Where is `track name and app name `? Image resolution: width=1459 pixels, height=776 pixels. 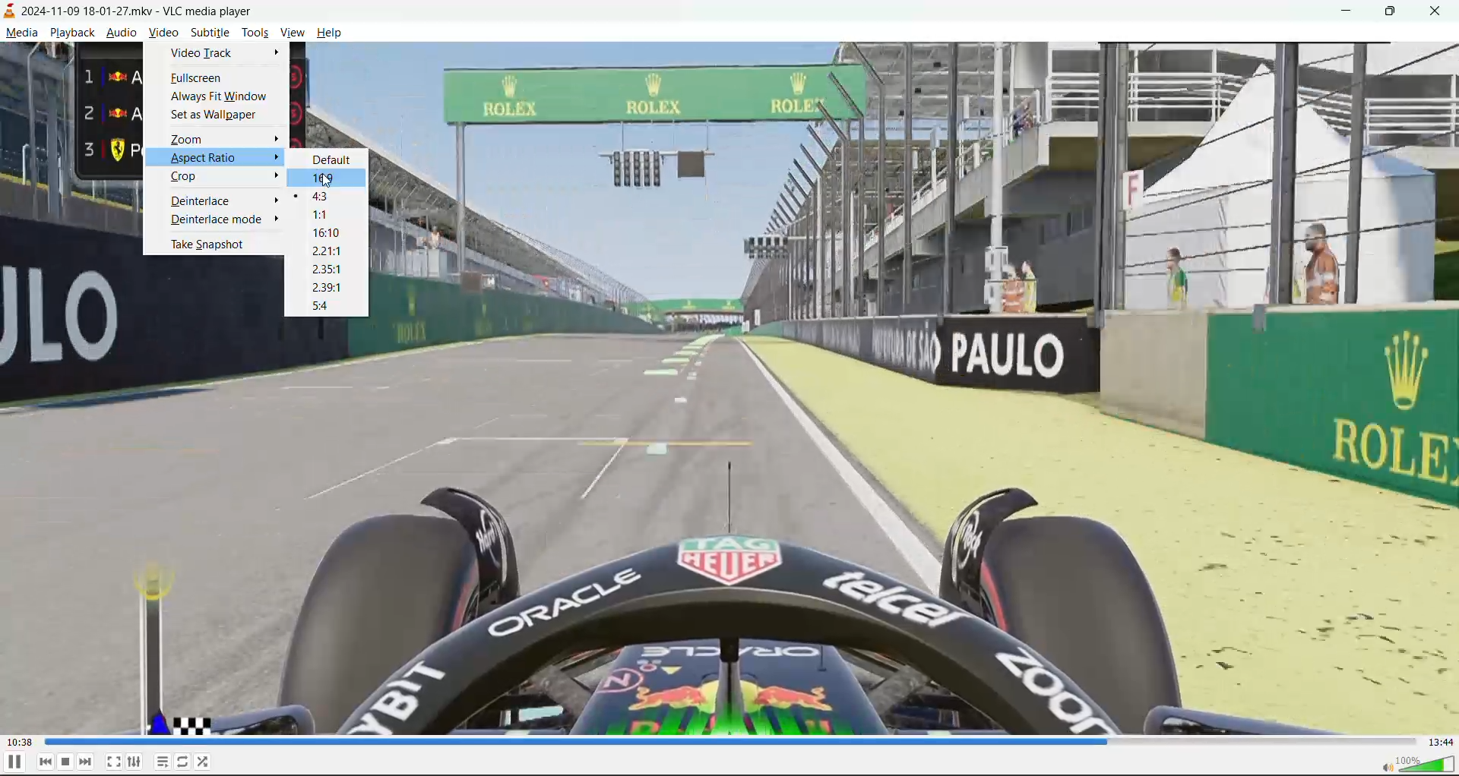
track name and app name  is located at coordinates (125, 13).